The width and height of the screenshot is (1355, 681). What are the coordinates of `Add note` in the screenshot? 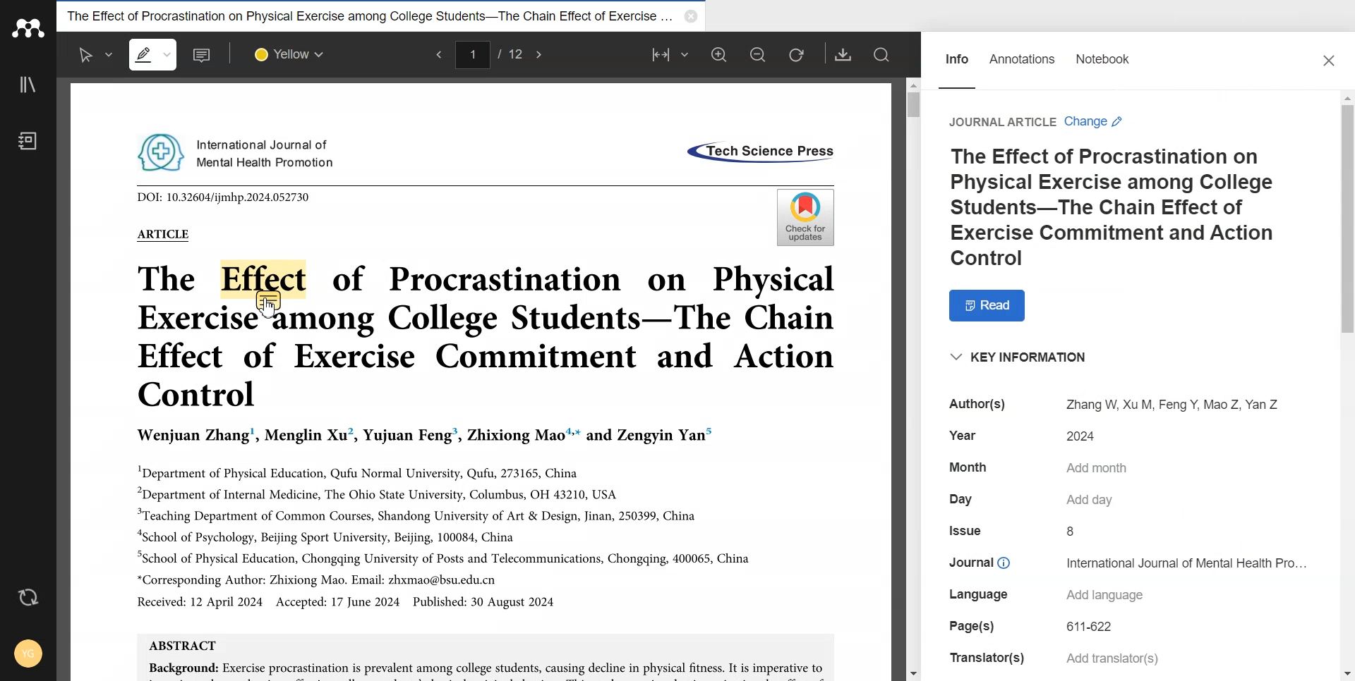 It's located at (204, 55).